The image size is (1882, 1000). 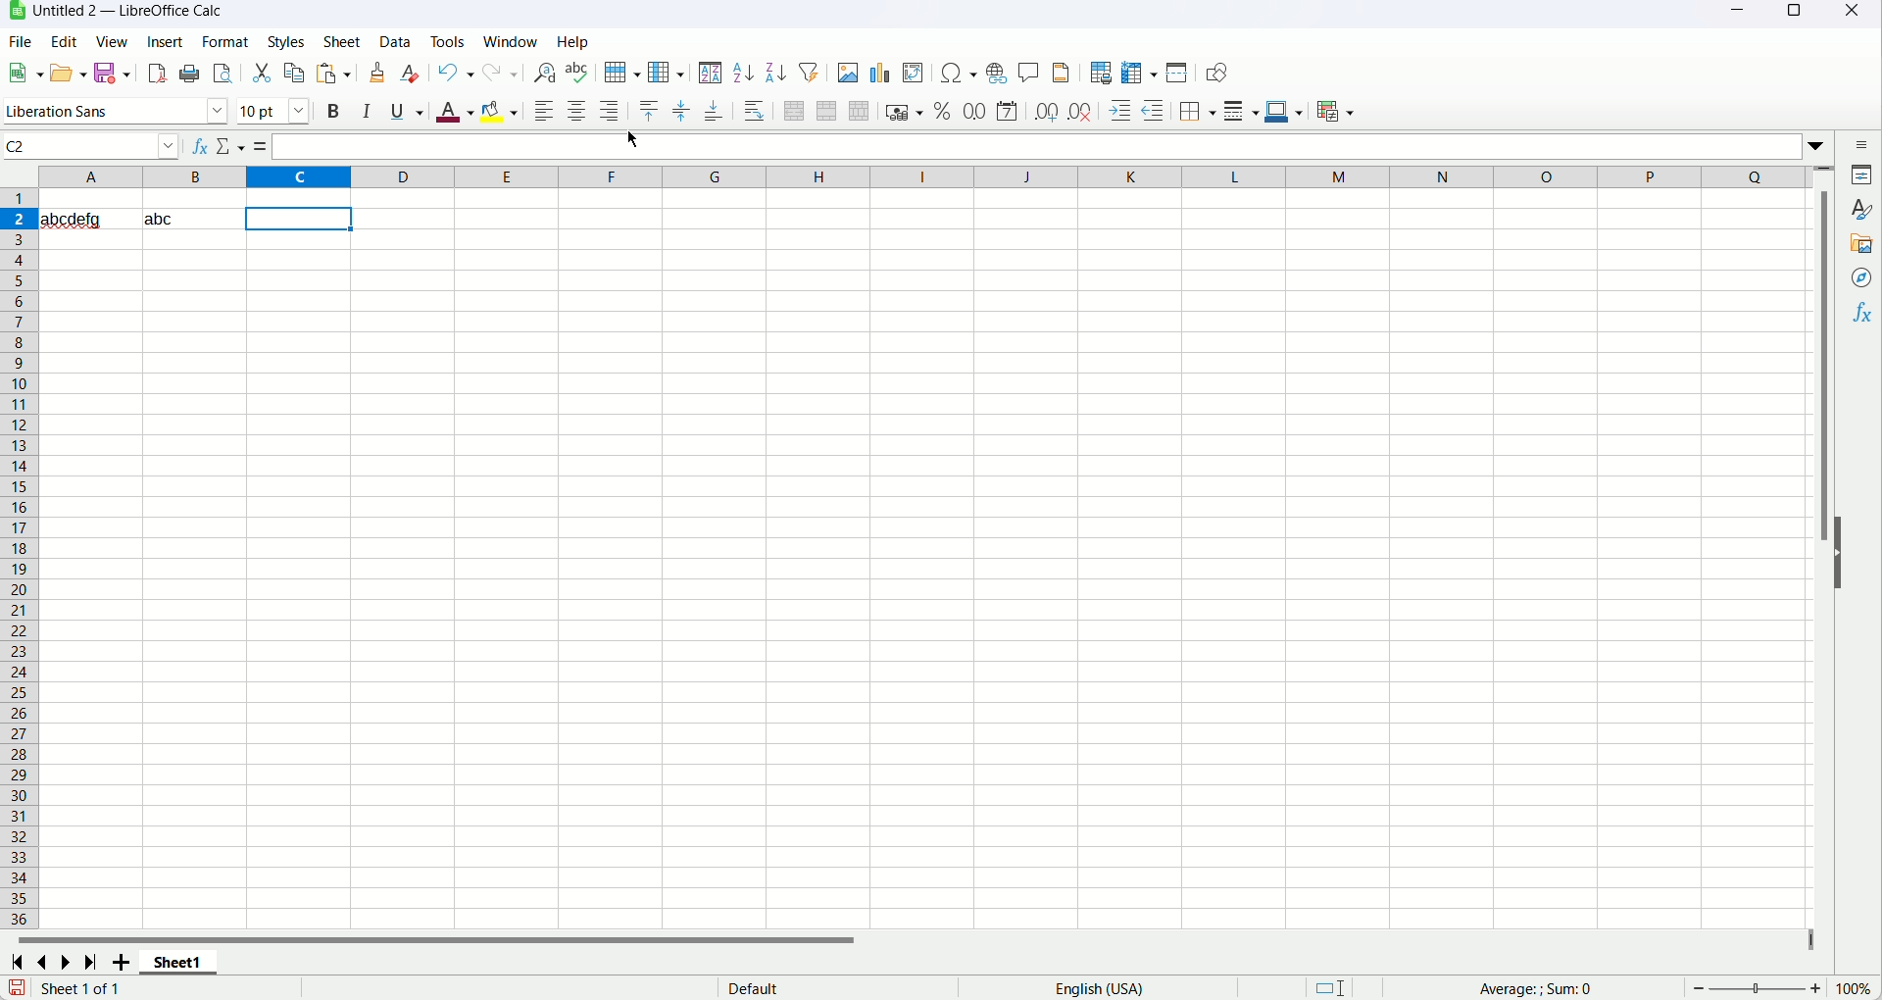 What do you see at coordinates (174, 964) in the screenshot?
I see `sheet1` at bounding box center [174, 964].